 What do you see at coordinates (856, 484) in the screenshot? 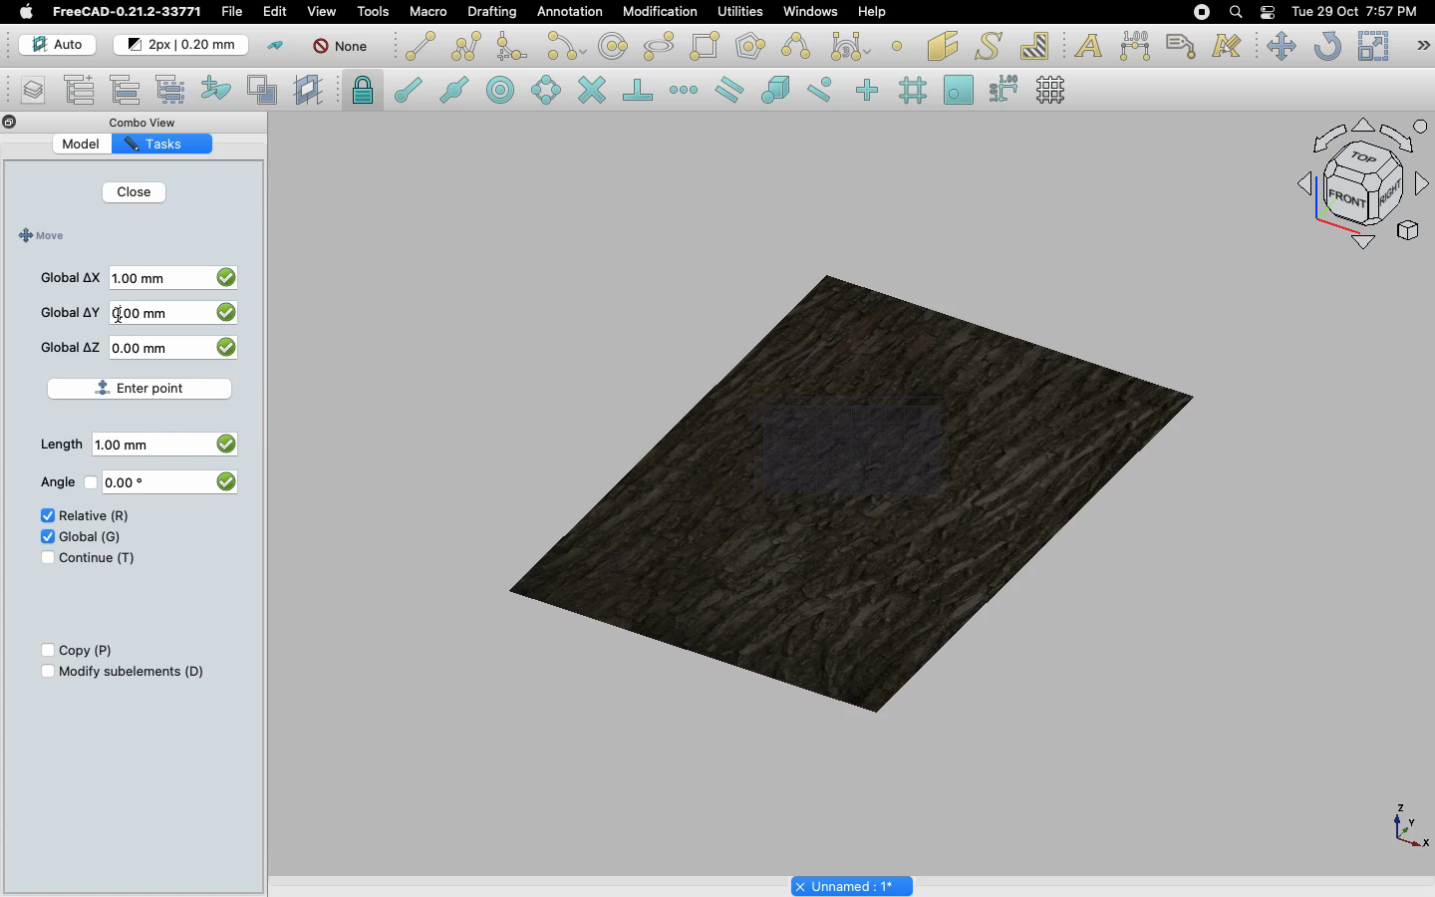
I see `Object selected` at bounding box center [856, 484].